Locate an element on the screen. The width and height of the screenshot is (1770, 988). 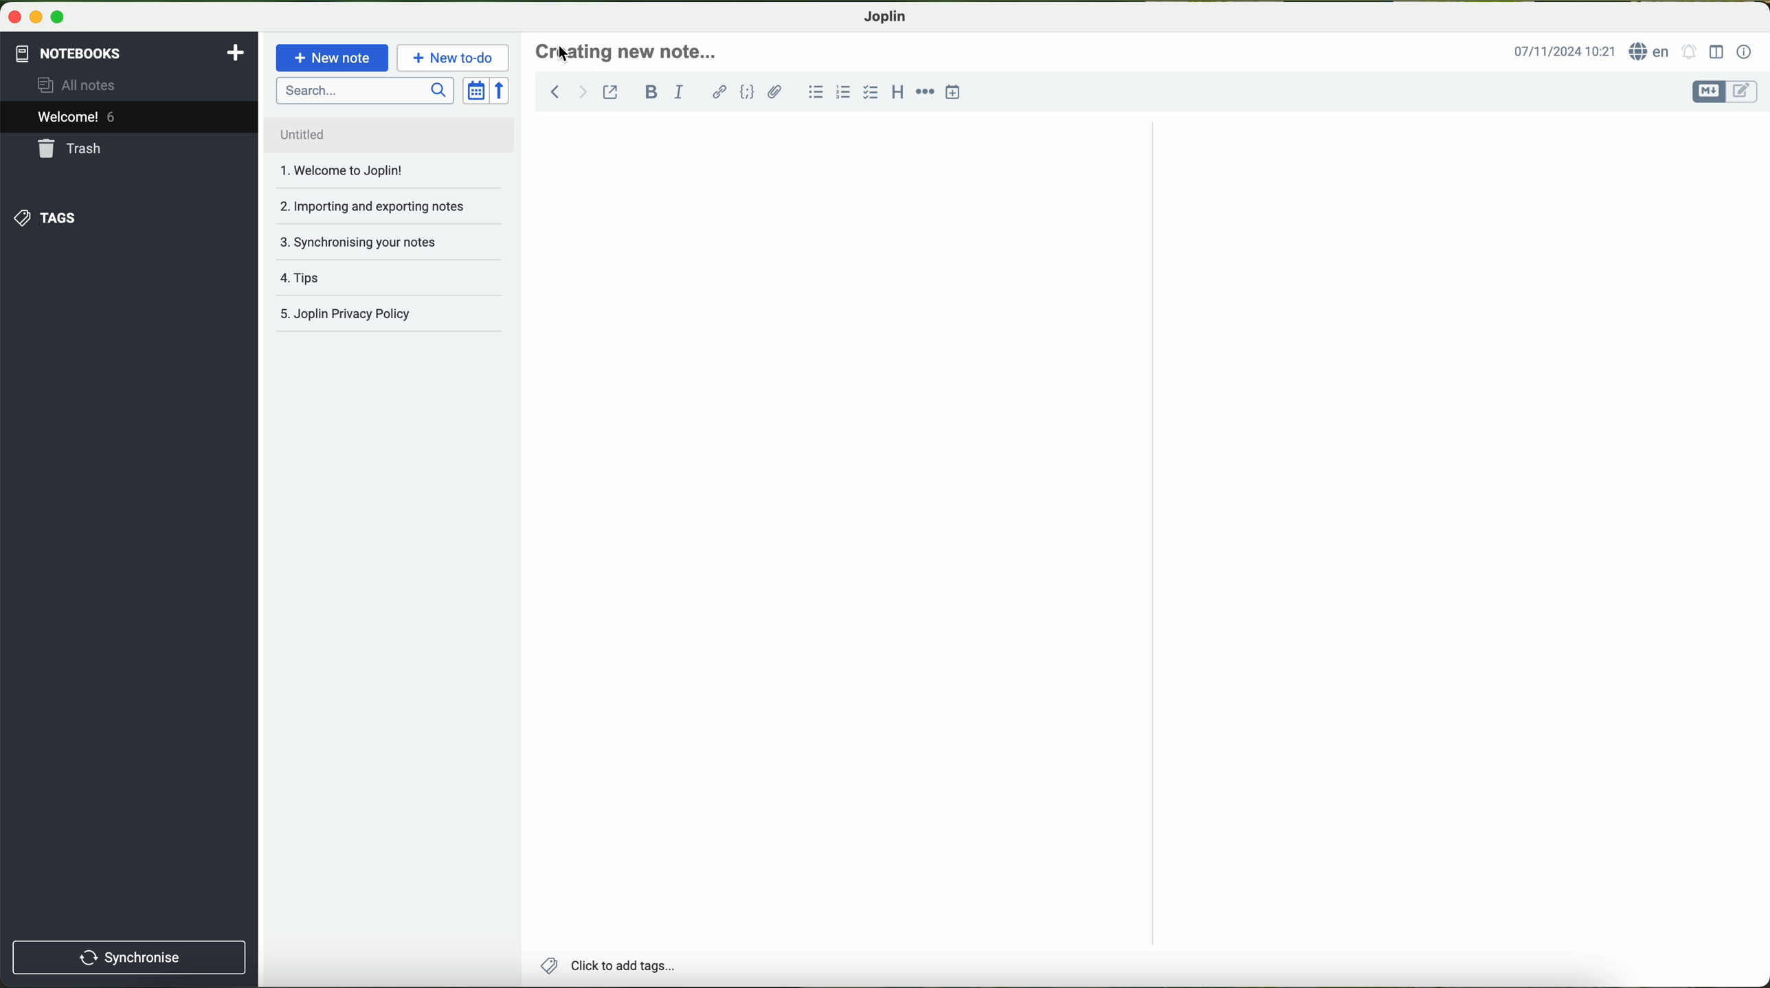
synchronise button is located at coordinates (131, 958).